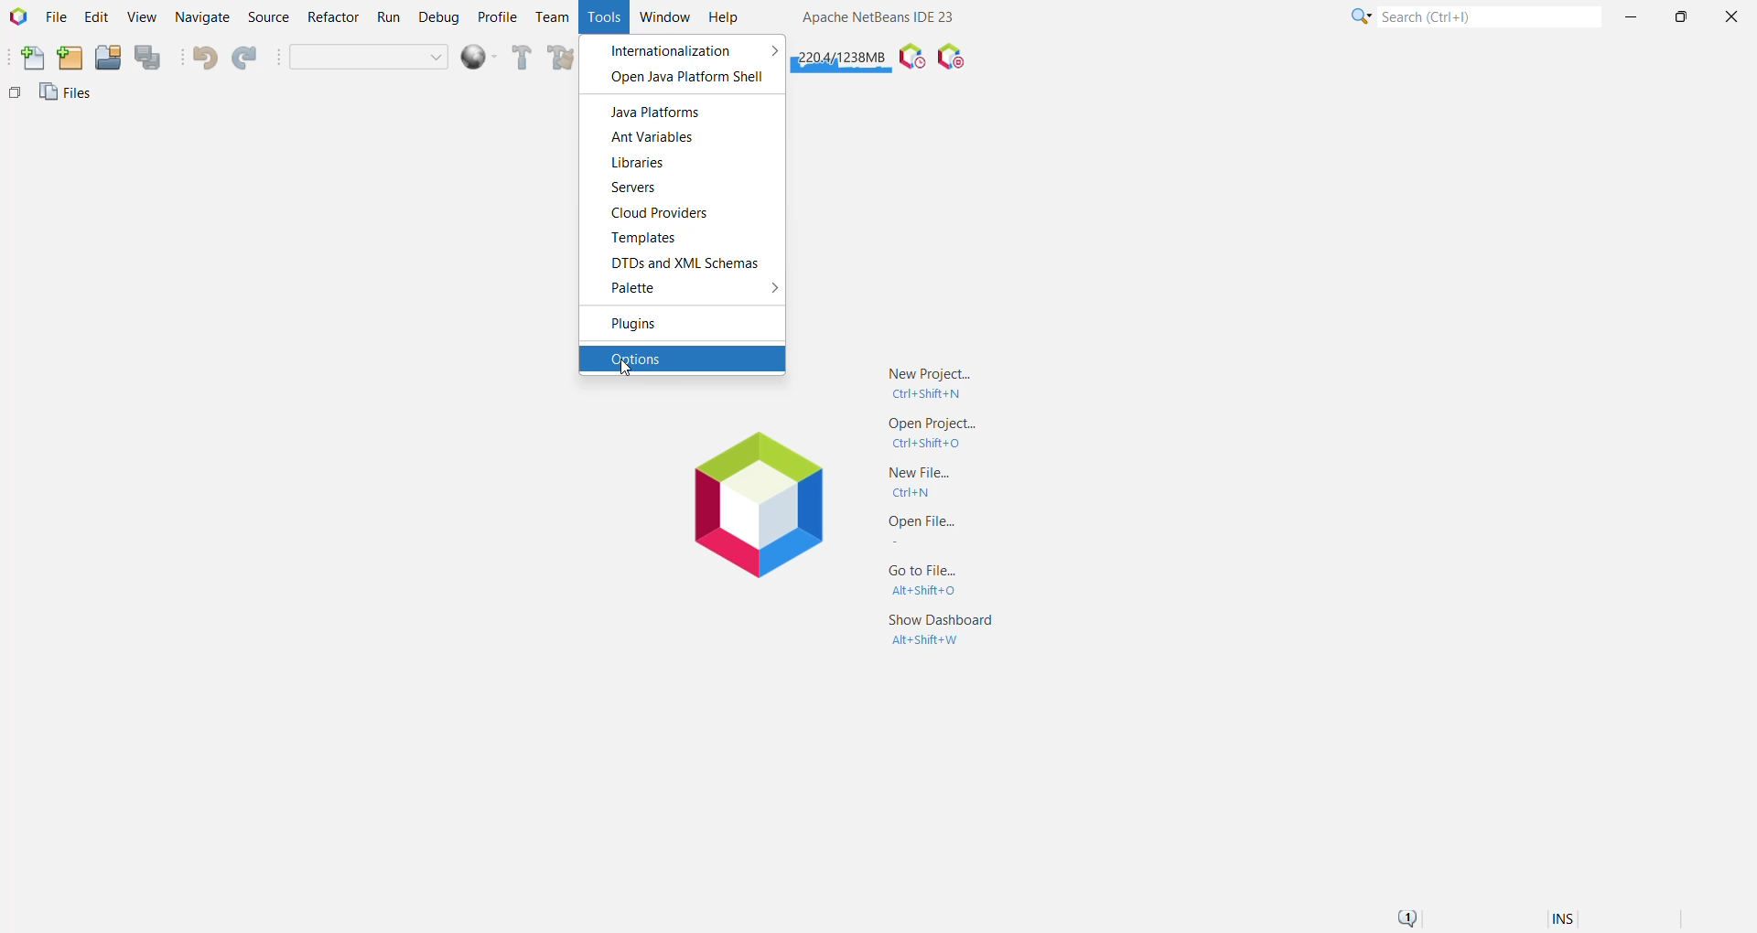 The image size is (1757, 933). What do you see at coordinates (641, 163) in the screenshot?
I see `Libraries` at bounding box center [641, 163].